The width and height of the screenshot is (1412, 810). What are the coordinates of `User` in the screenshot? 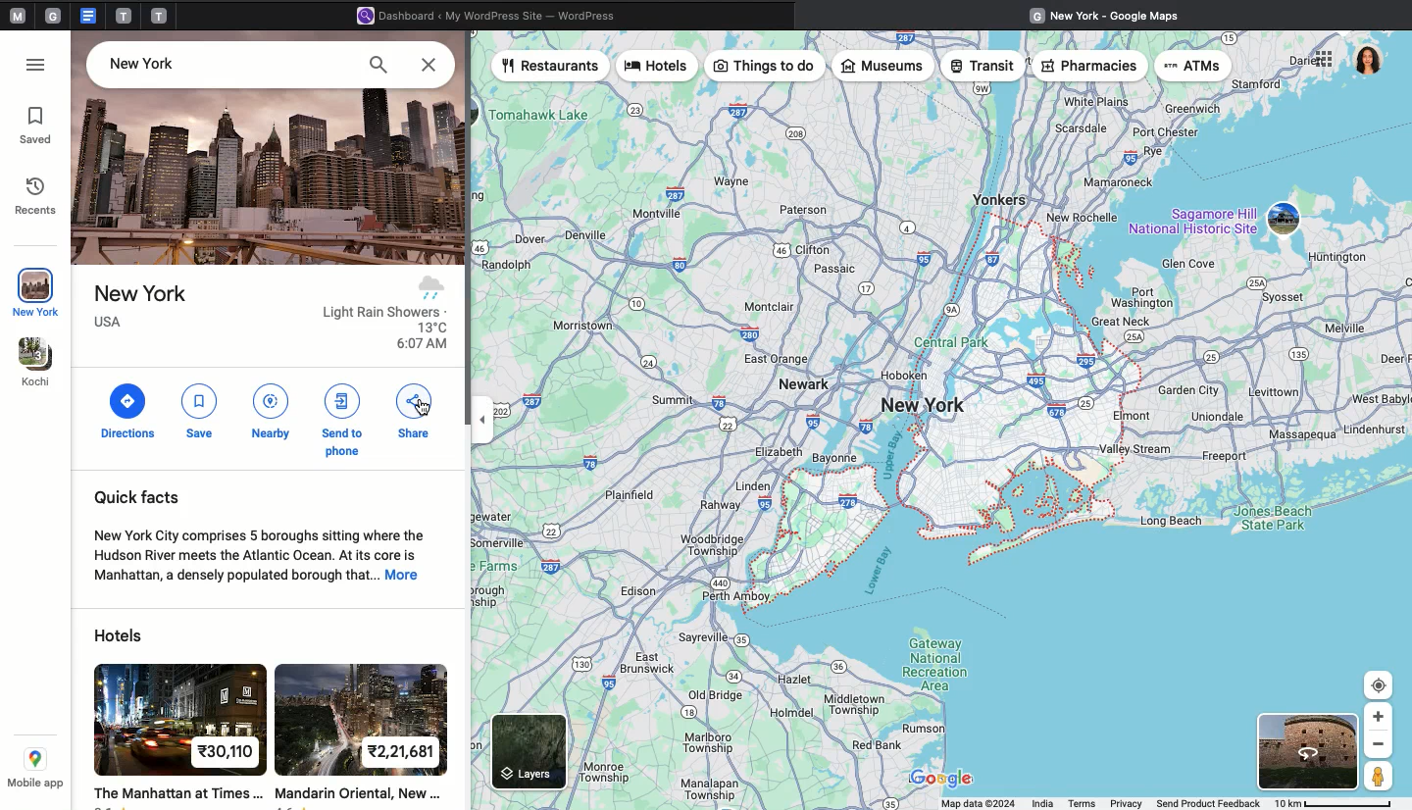 It's located at (1368, 61).